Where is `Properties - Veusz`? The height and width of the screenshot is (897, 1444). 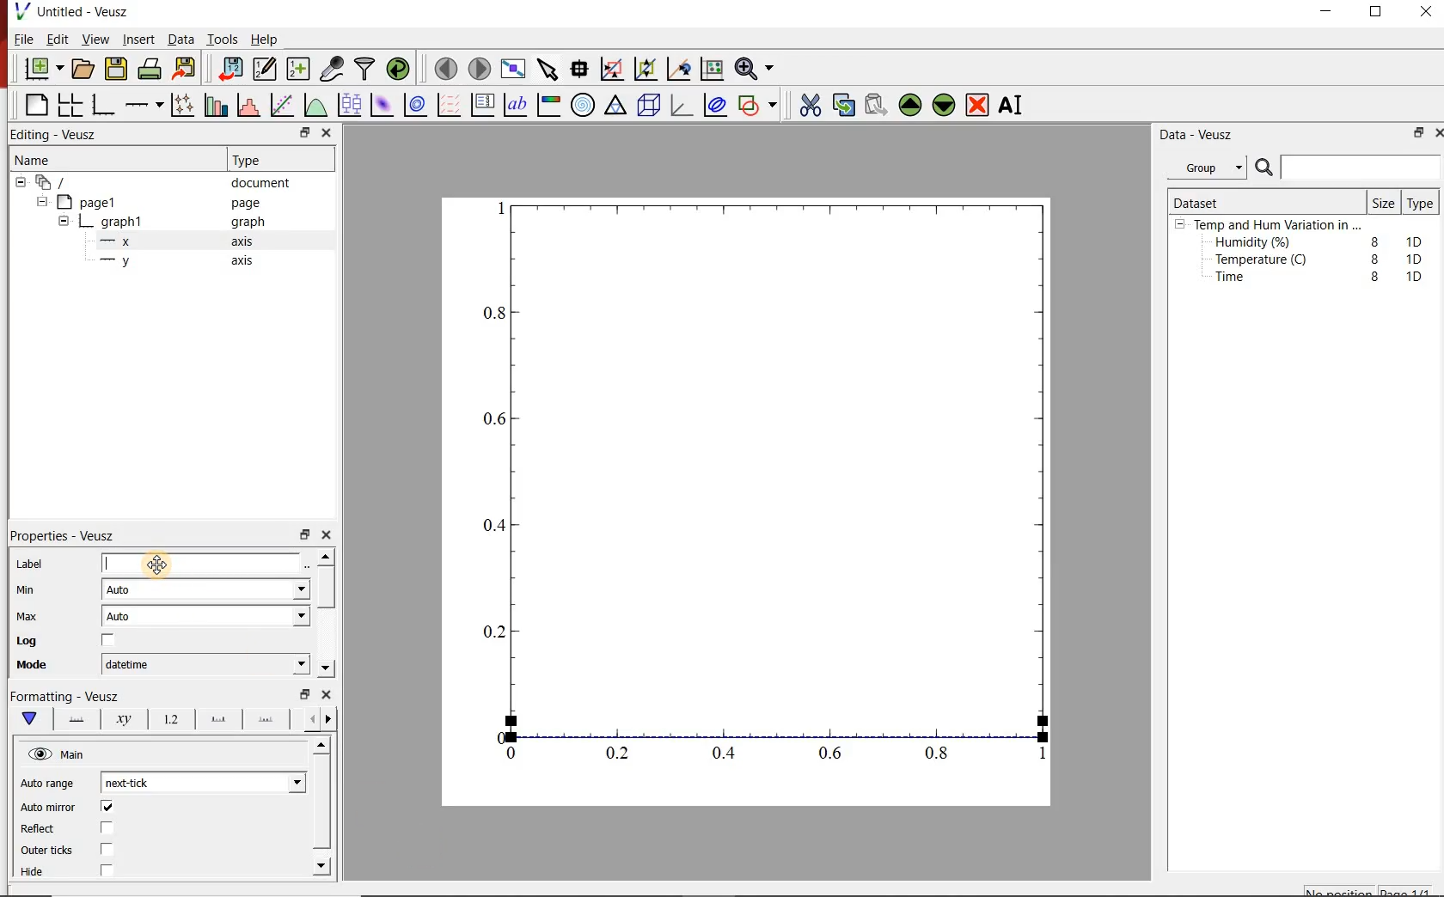
Properties - Veusz is located at coordinates (71, 533).